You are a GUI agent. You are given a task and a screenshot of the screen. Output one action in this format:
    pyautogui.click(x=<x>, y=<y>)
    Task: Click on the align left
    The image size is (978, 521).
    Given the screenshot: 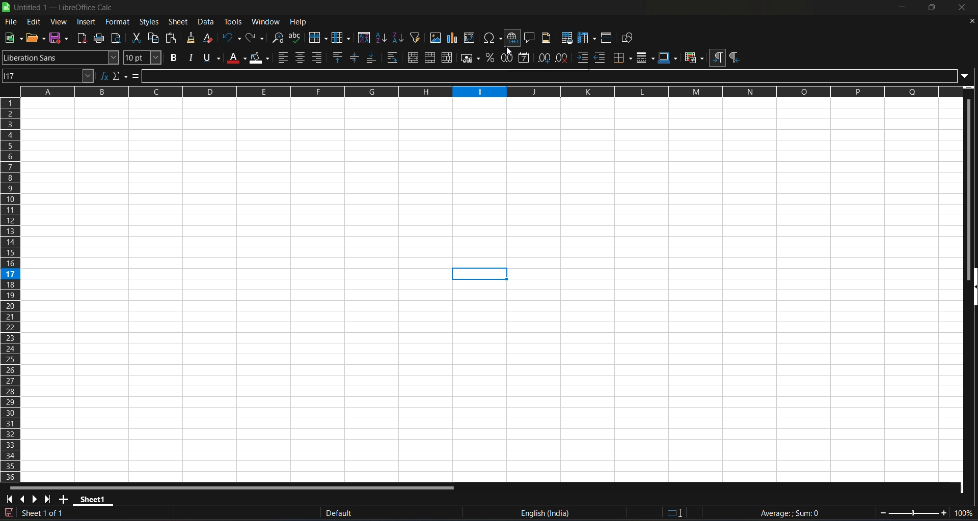 What is the action you would take?
    pyautogui.click(x=284, y=57)
    